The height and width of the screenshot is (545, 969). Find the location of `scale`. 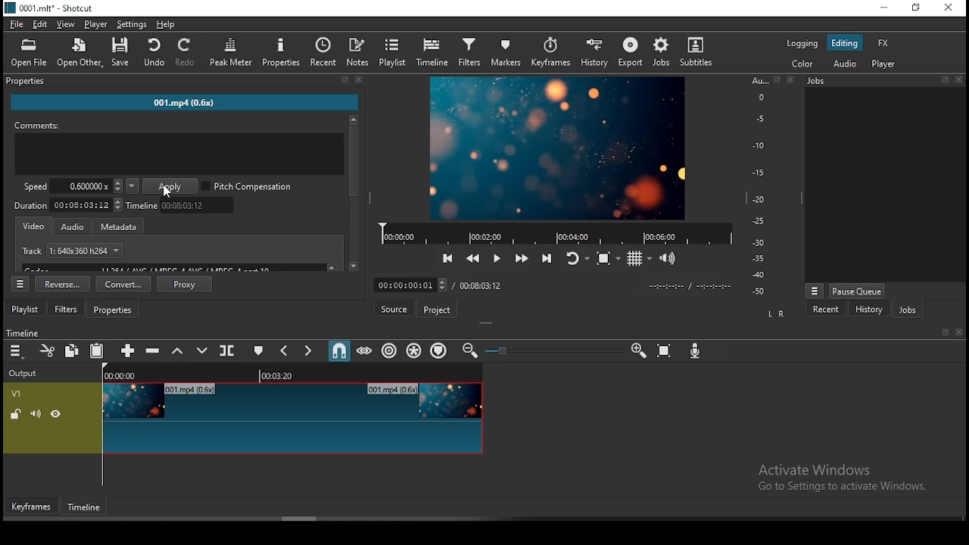

scale is located at coordinates (758, 186).